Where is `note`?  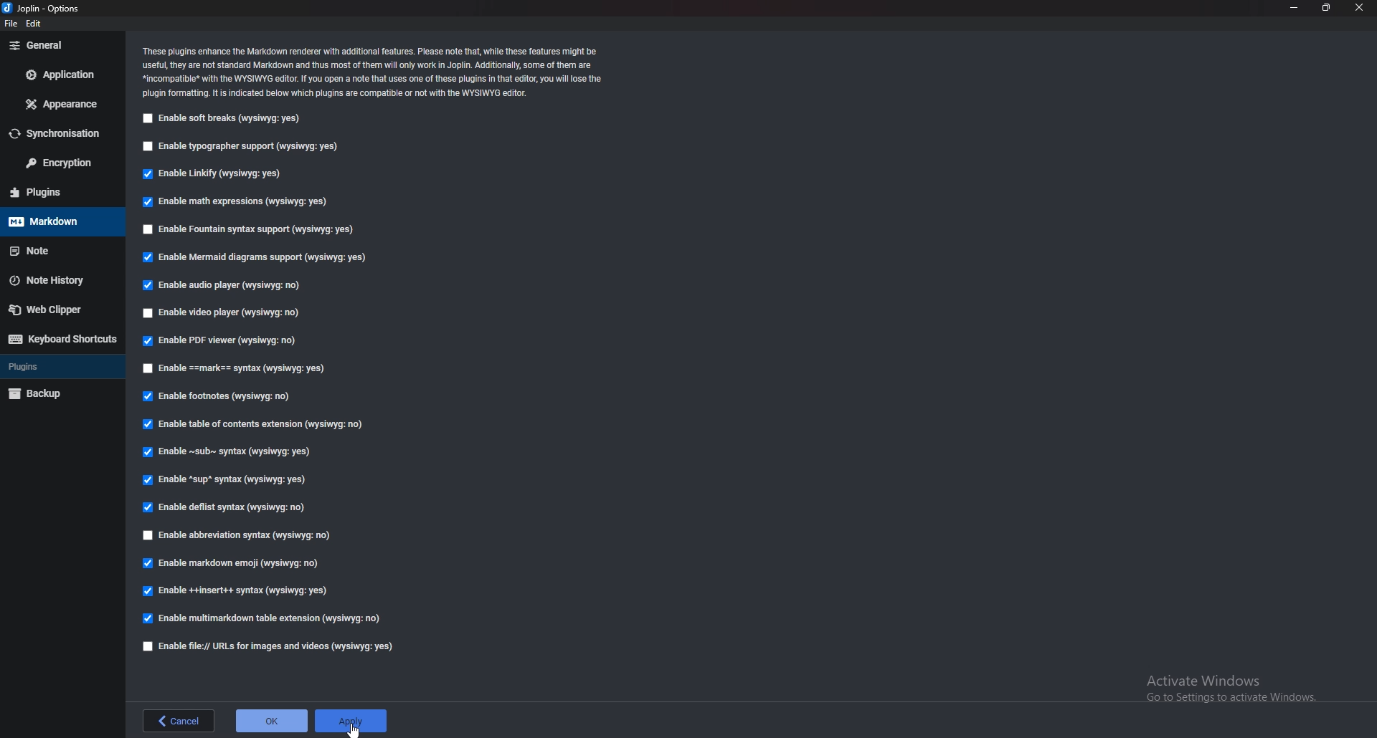 note is located at coordinates (54, 251).